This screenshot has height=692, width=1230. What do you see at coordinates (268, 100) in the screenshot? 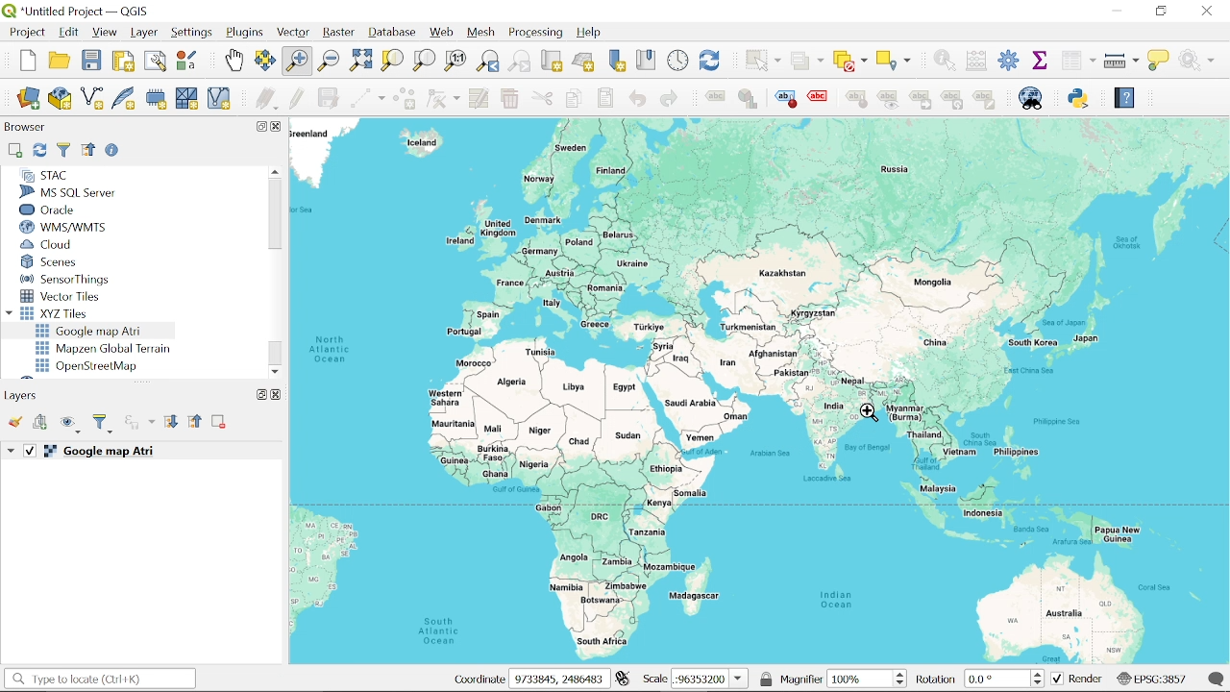
I see `Current edits` at bounding box center [268, 100].